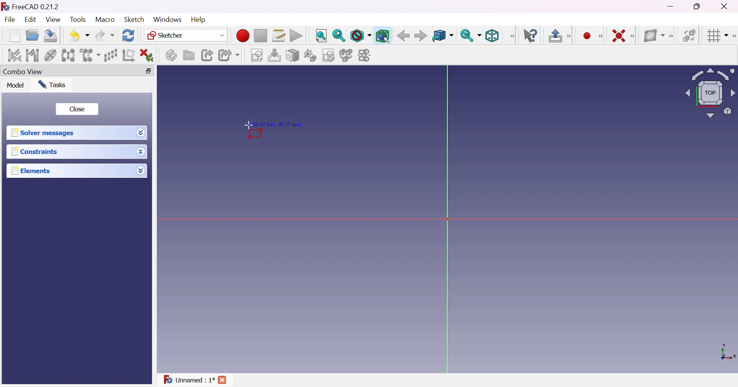 The height and width of the screenshot is (387, 738). I want to click on Leave sketch, so click(554, 36).